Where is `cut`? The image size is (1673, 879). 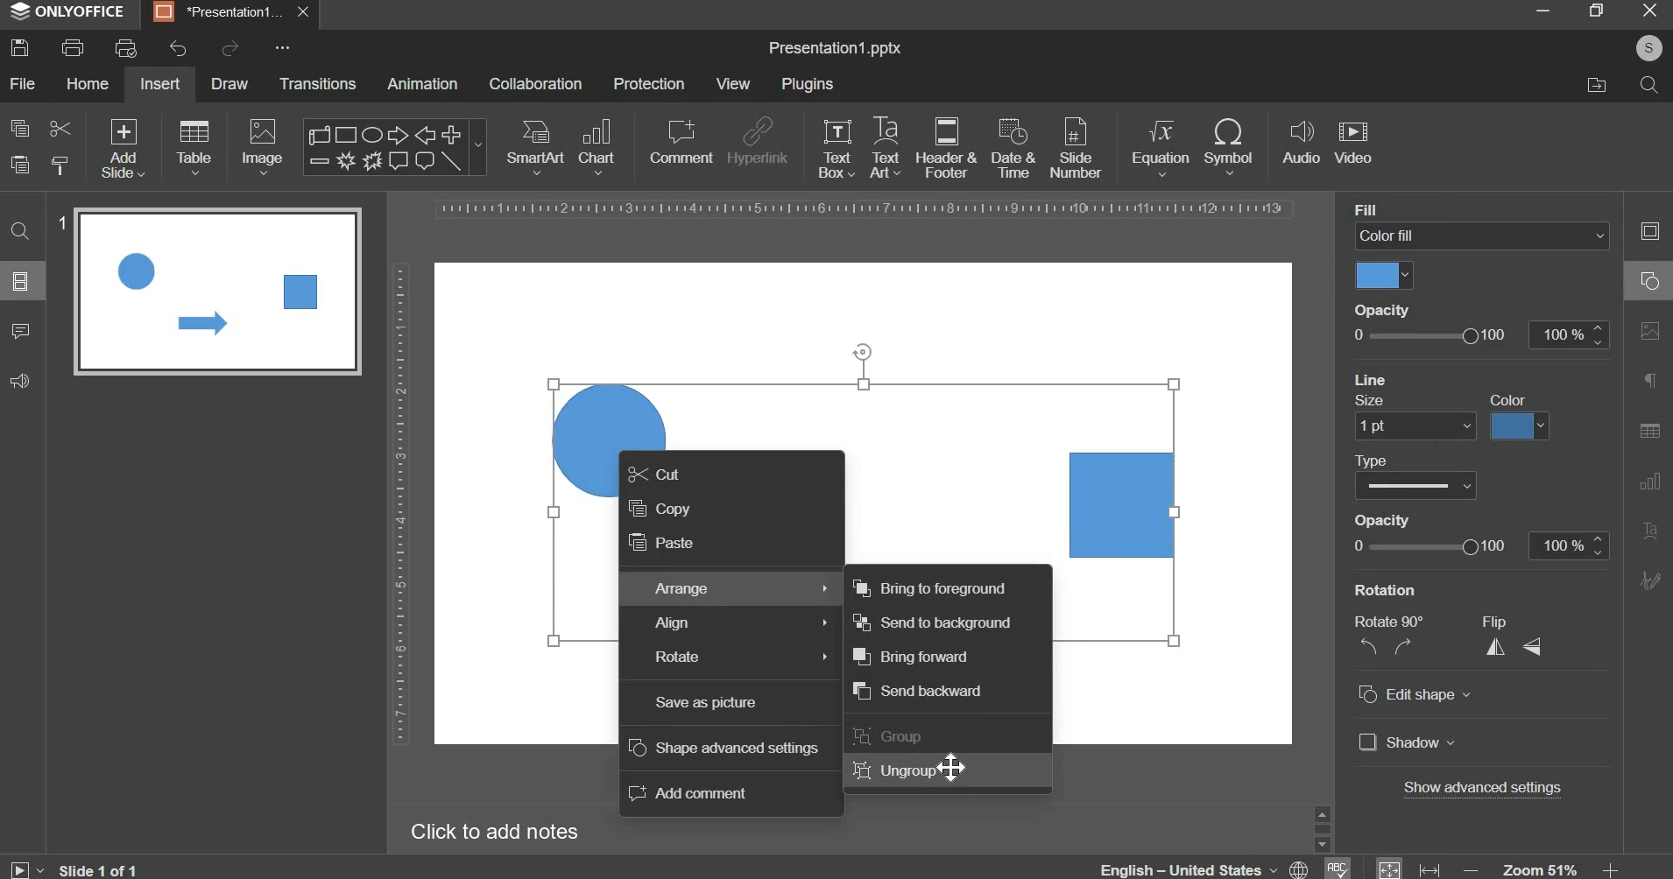
cut is located at coordinates (653, 473).